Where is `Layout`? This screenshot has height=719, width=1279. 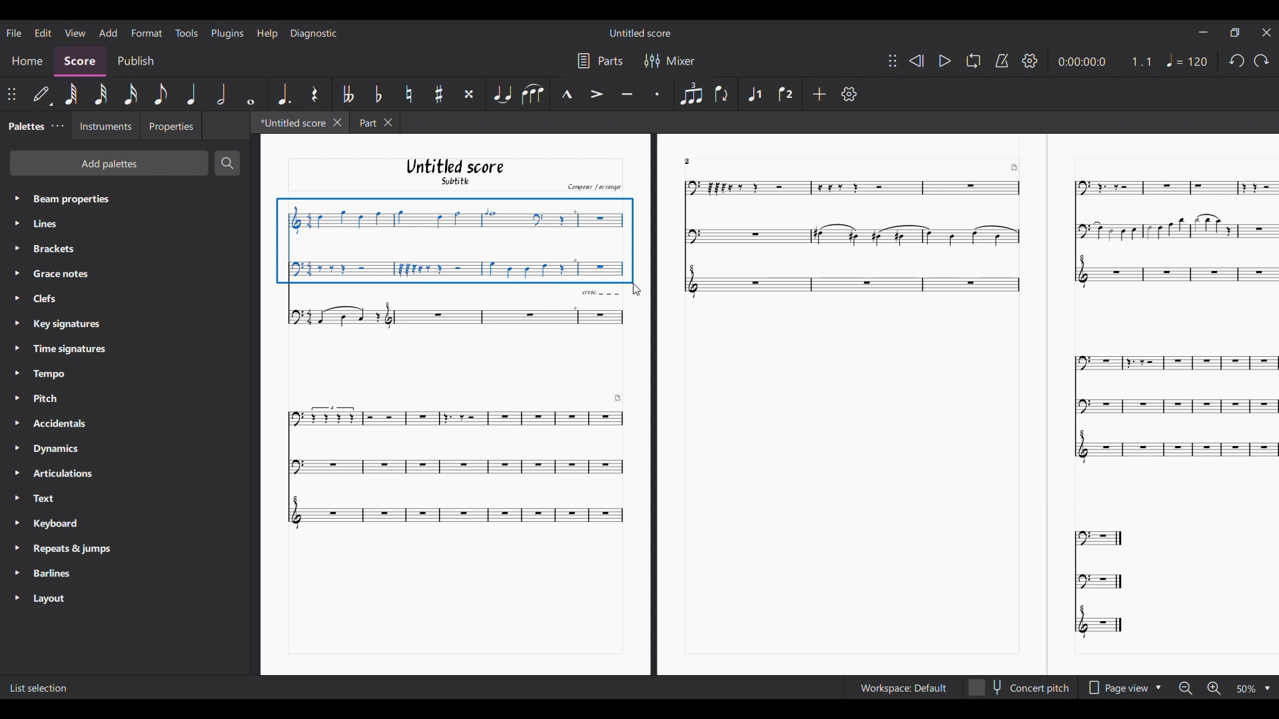 Layout is located at coordinates (53, 599).